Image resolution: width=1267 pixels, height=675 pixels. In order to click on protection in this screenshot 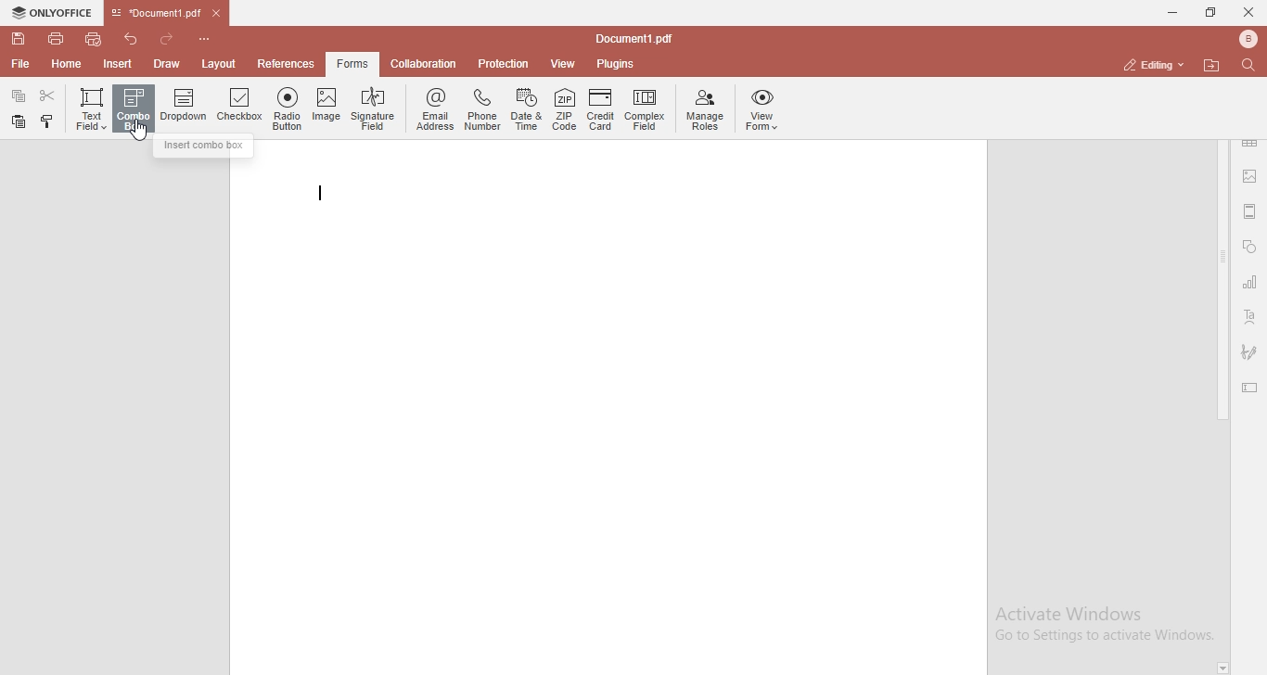, I will do `click(504, 63)`.